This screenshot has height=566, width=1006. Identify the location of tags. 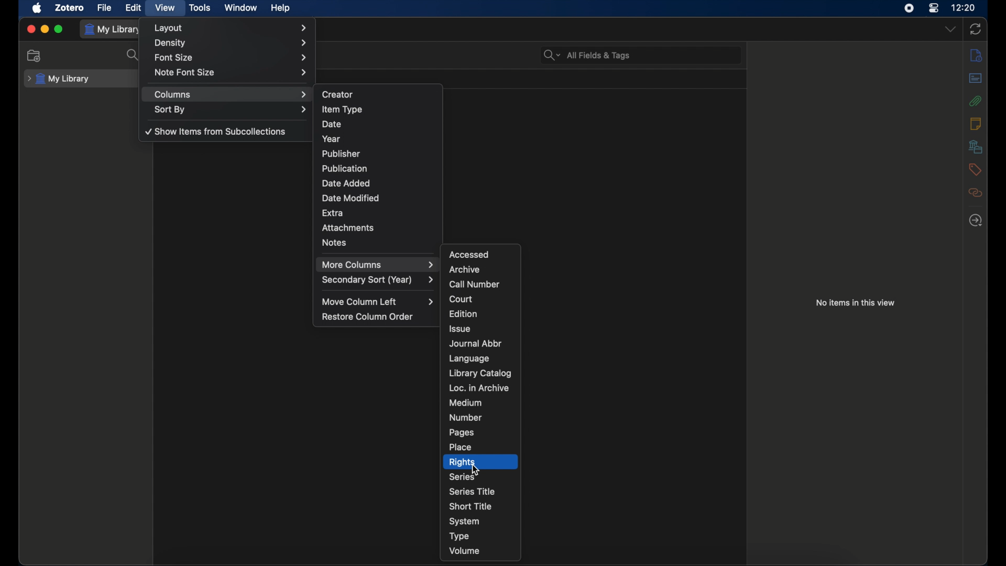
(975, 170).